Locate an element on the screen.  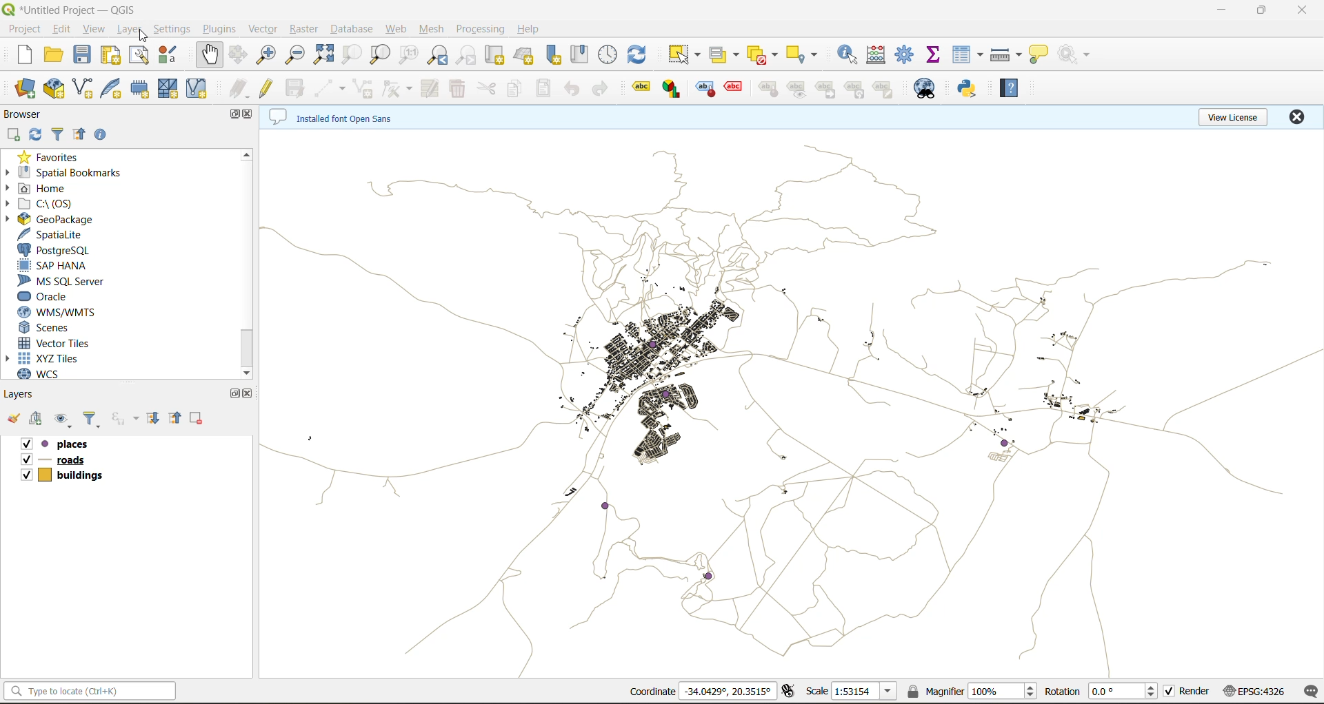
settings is located at coordinates (173, 30).